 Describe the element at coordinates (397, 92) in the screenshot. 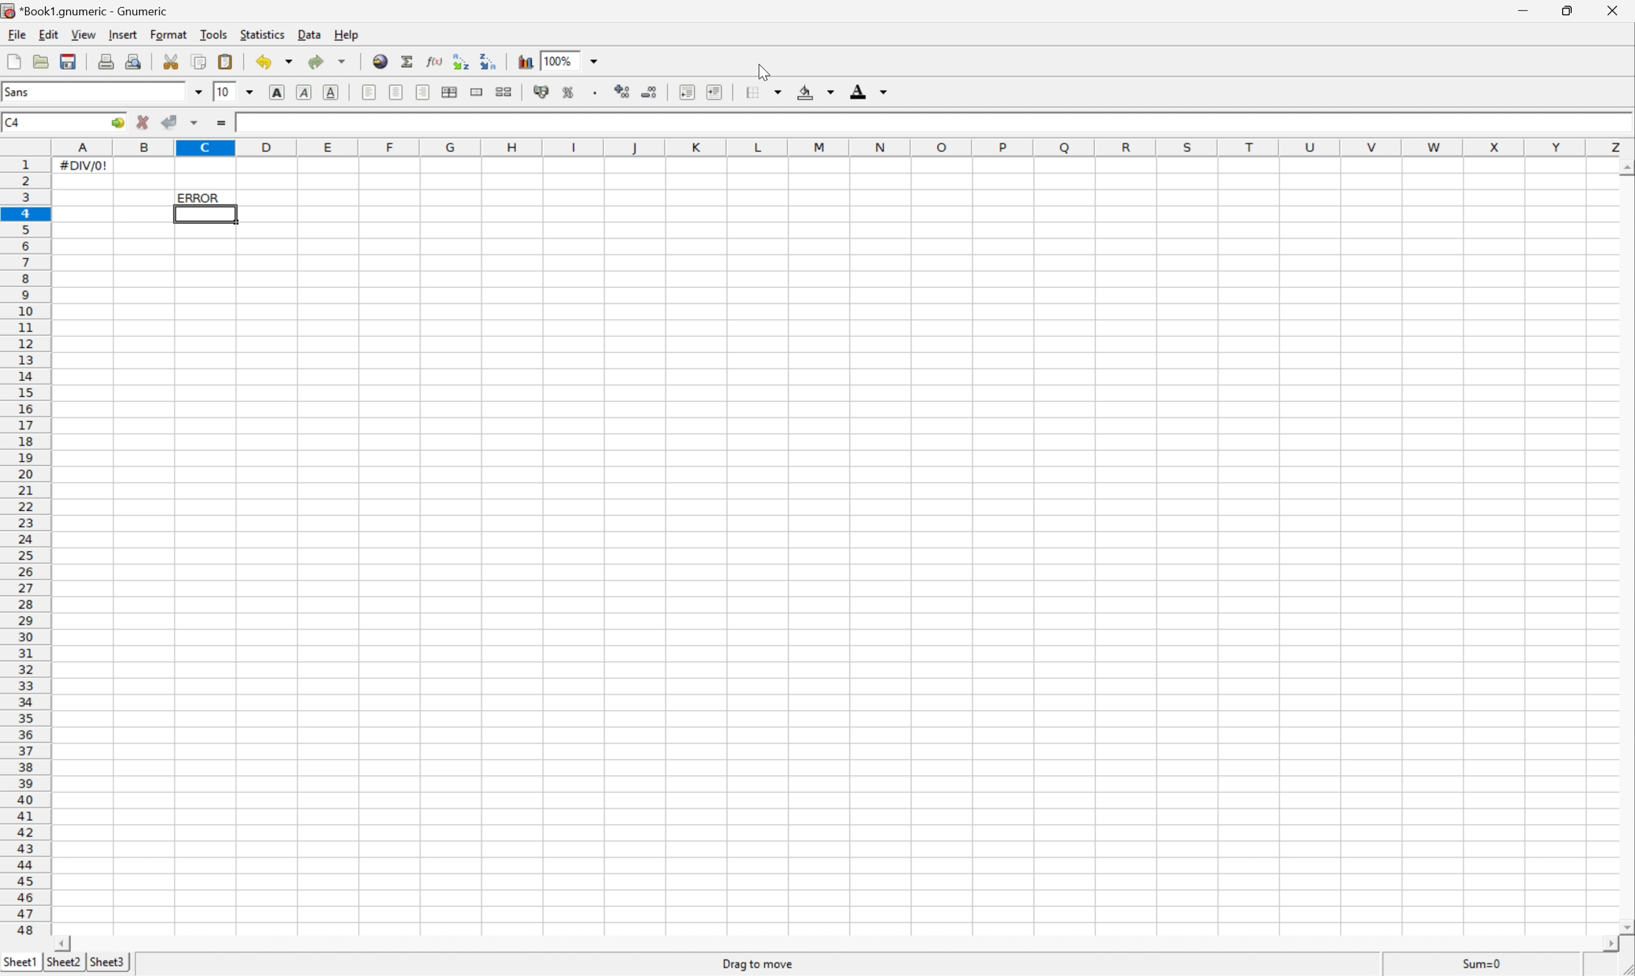

I see `center horizontally` at that location.